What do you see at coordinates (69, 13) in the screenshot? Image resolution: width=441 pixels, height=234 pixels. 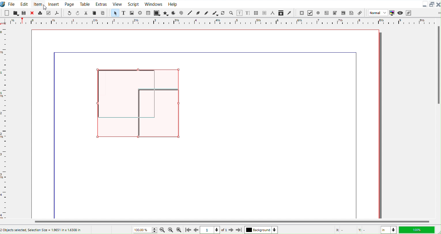 I see `Undo` at bounding box center [69, 13].